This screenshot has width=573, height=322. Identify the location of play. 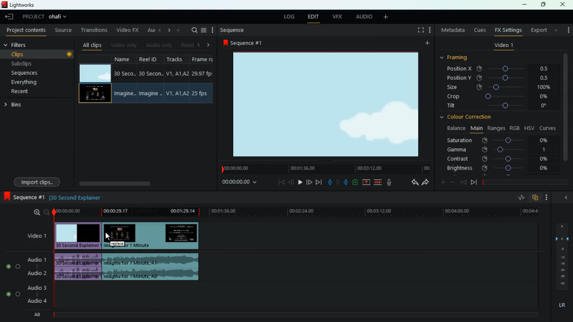
(299, 182).